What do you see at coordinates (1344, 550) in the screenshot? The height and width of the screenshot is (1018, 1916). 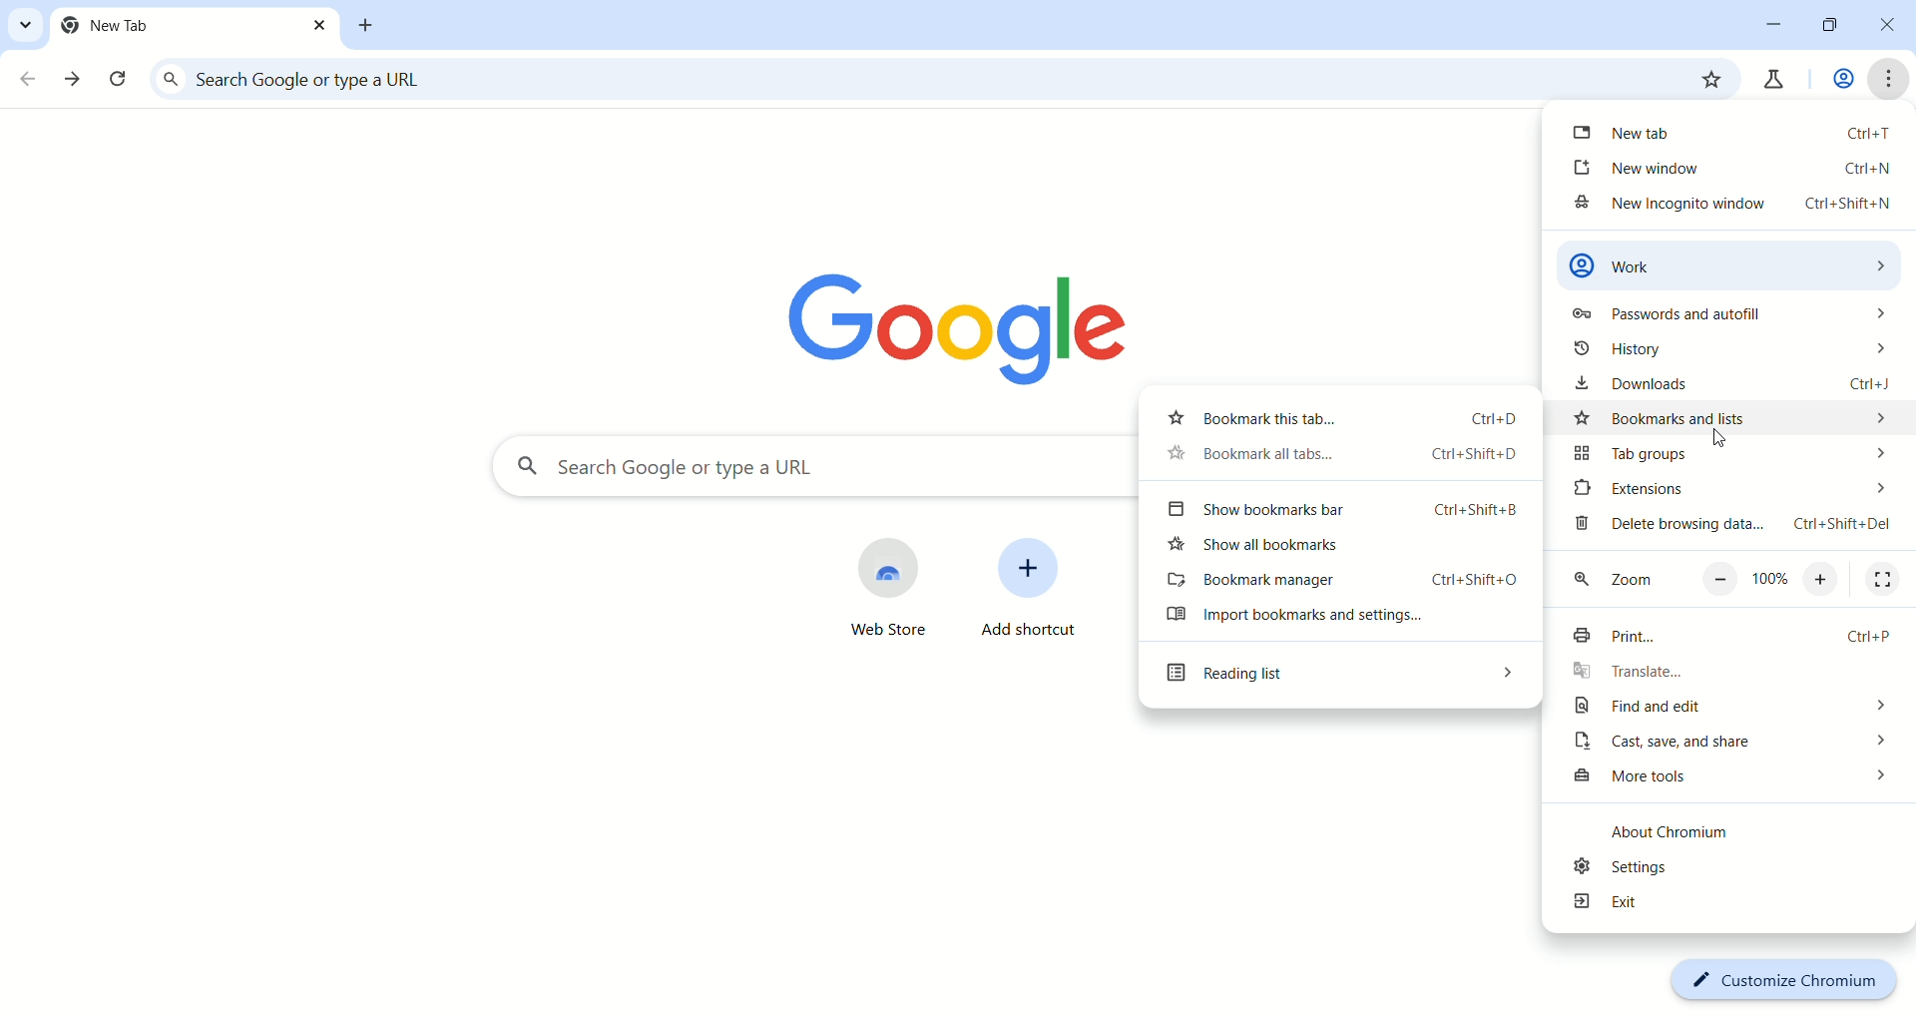 I see `show all bookmarks` at bounding box center [1344, 550].